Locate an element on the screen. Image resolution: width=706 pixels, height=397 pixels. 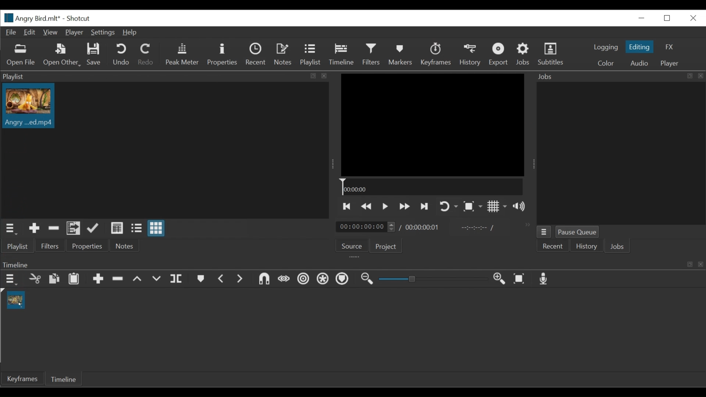
Properties is located at coordinates (88, 246).